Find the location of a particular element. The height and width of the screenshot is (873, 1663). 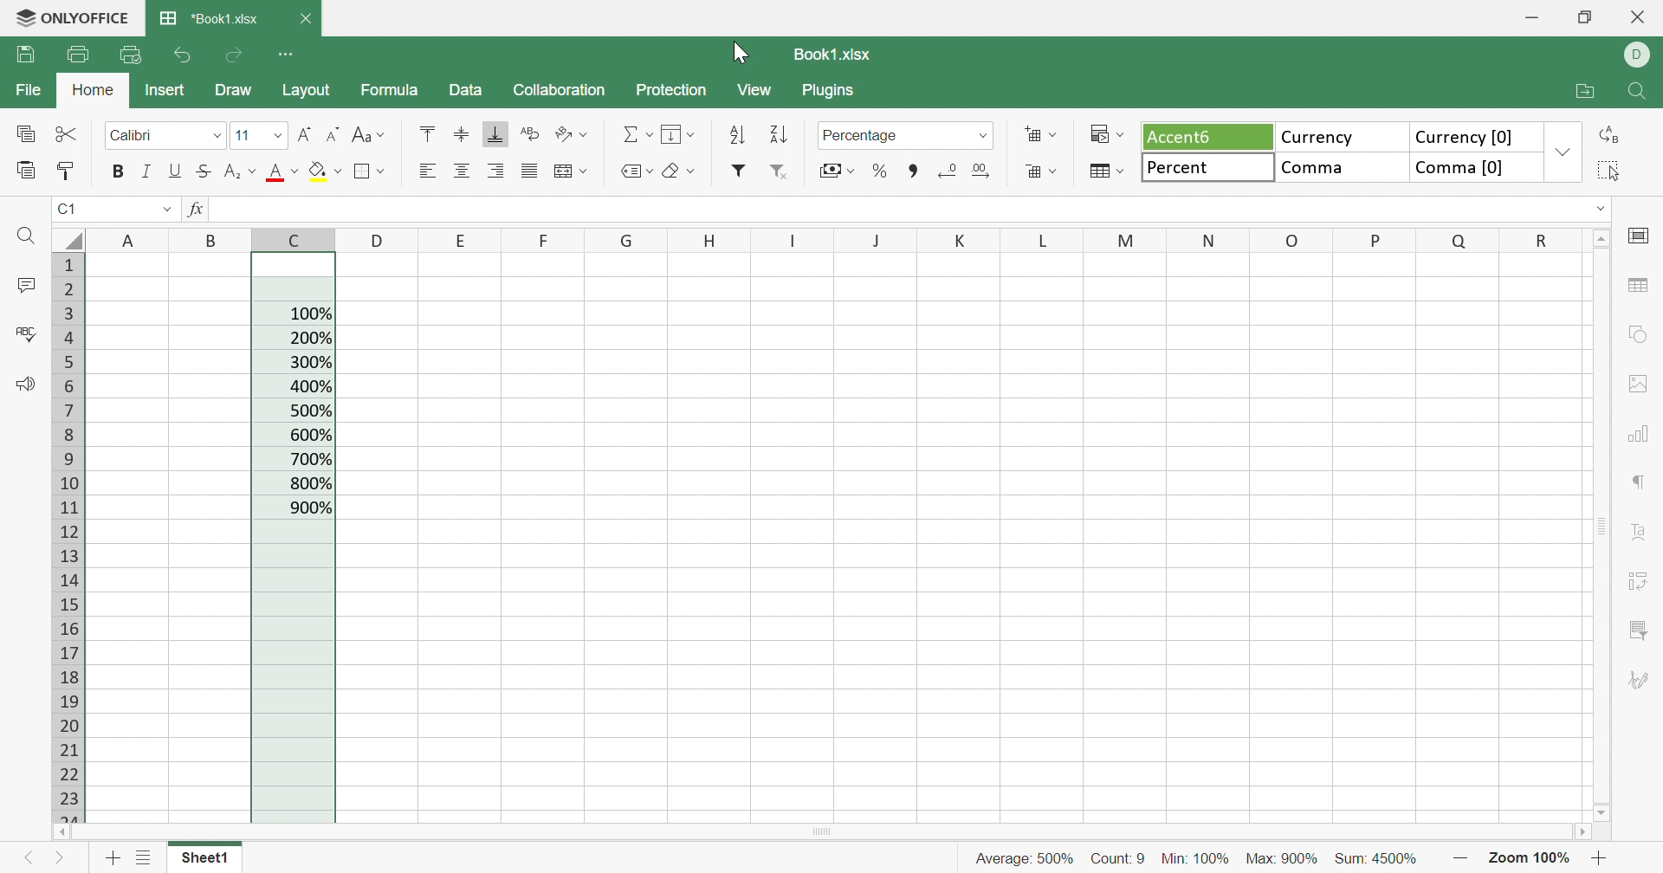

Accent6 is located at coordinates (1203, 138).